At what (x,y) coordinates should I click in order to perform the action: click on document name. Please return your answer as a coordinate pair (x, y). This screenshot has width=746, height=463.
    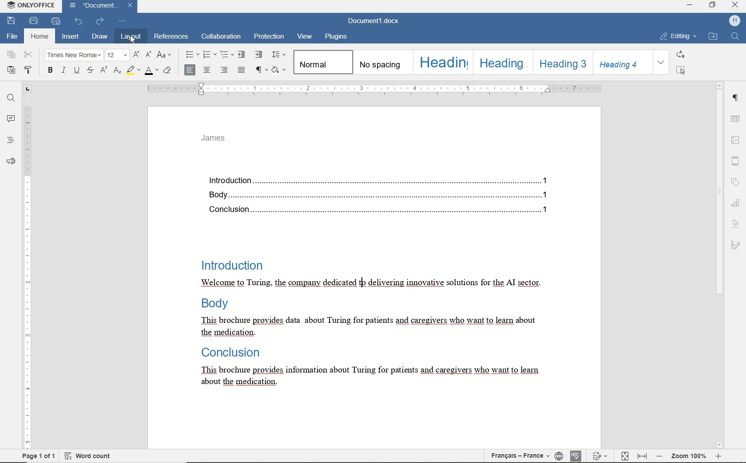
    Looking at the image, I should click on (374, 22).